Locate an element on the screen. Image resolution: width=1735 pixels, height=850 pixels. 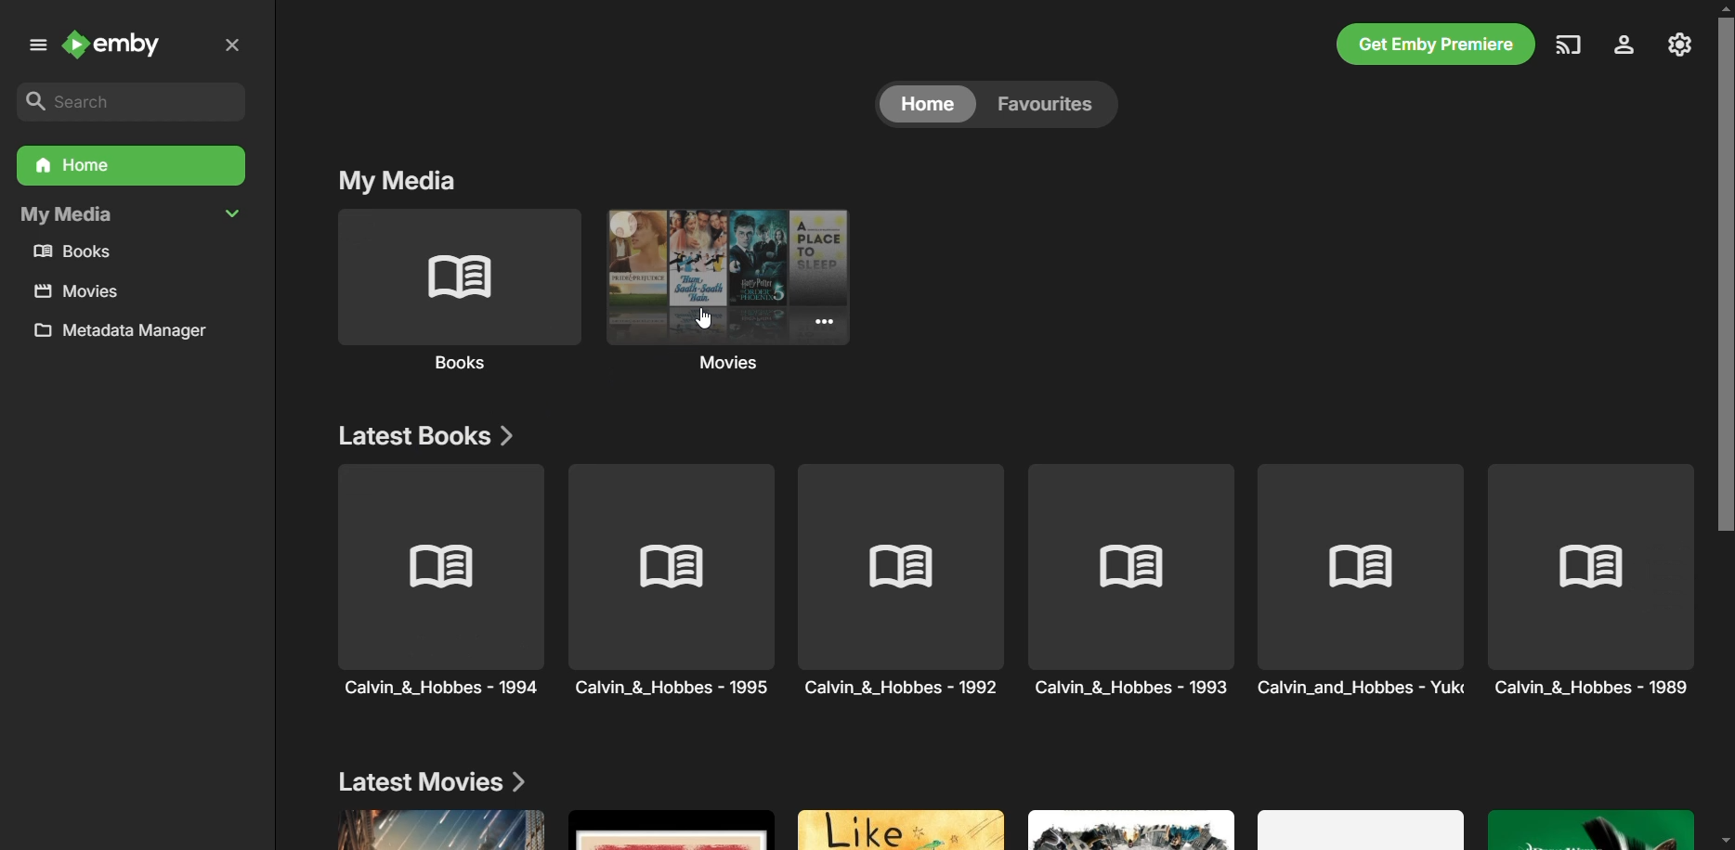
Settings is located at coordinates (1621, 46).